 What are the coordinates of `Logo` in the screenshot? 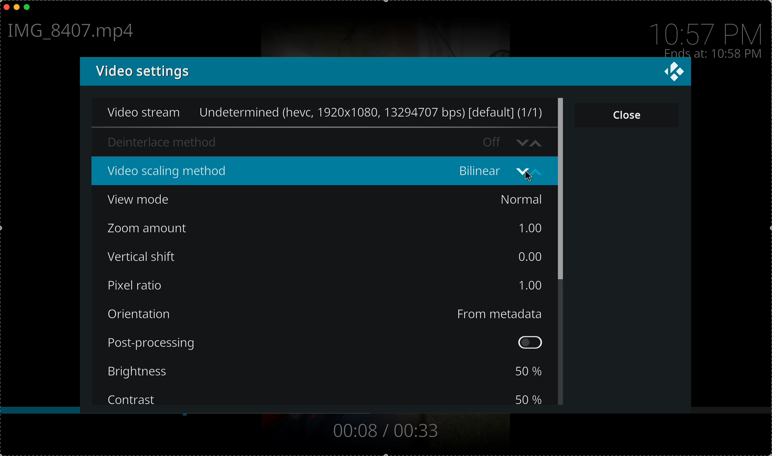 It's located at (673, 72).